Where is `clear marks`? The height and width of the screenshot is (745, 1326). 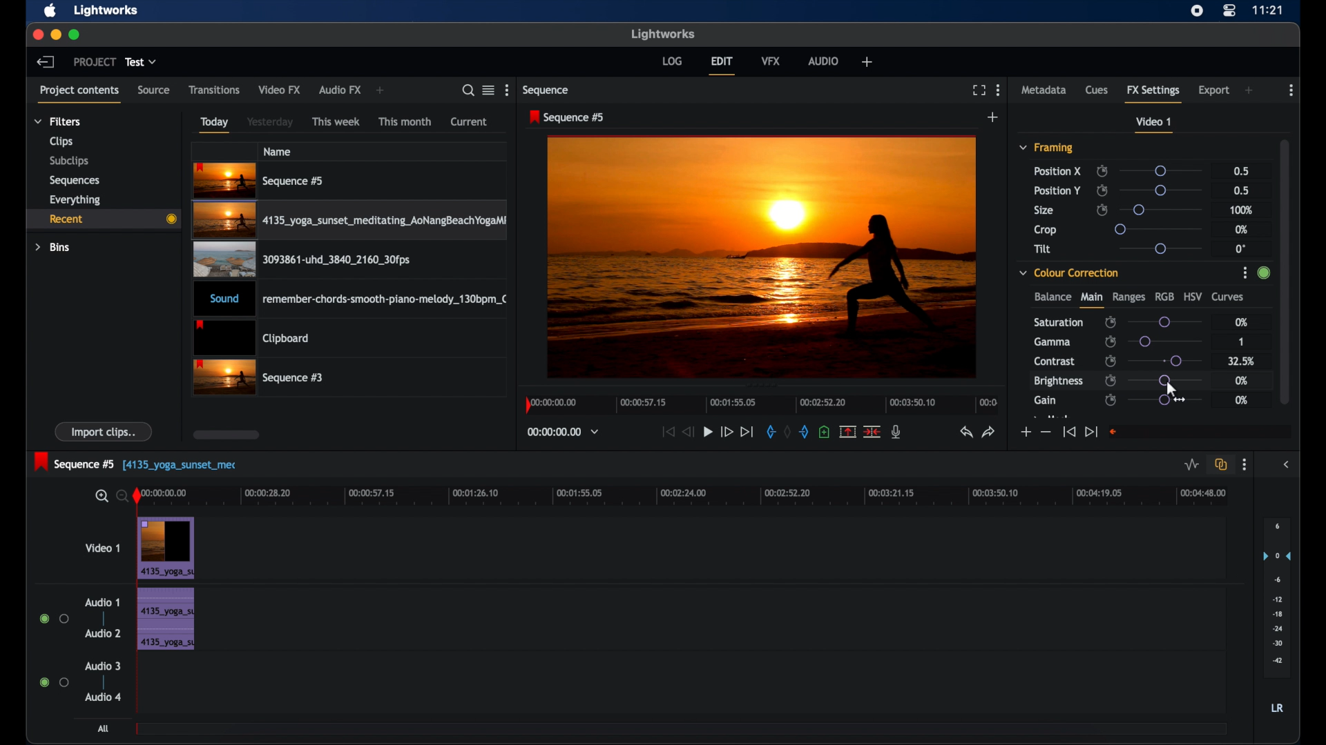
clear marks is located at coordinates (787, 433).